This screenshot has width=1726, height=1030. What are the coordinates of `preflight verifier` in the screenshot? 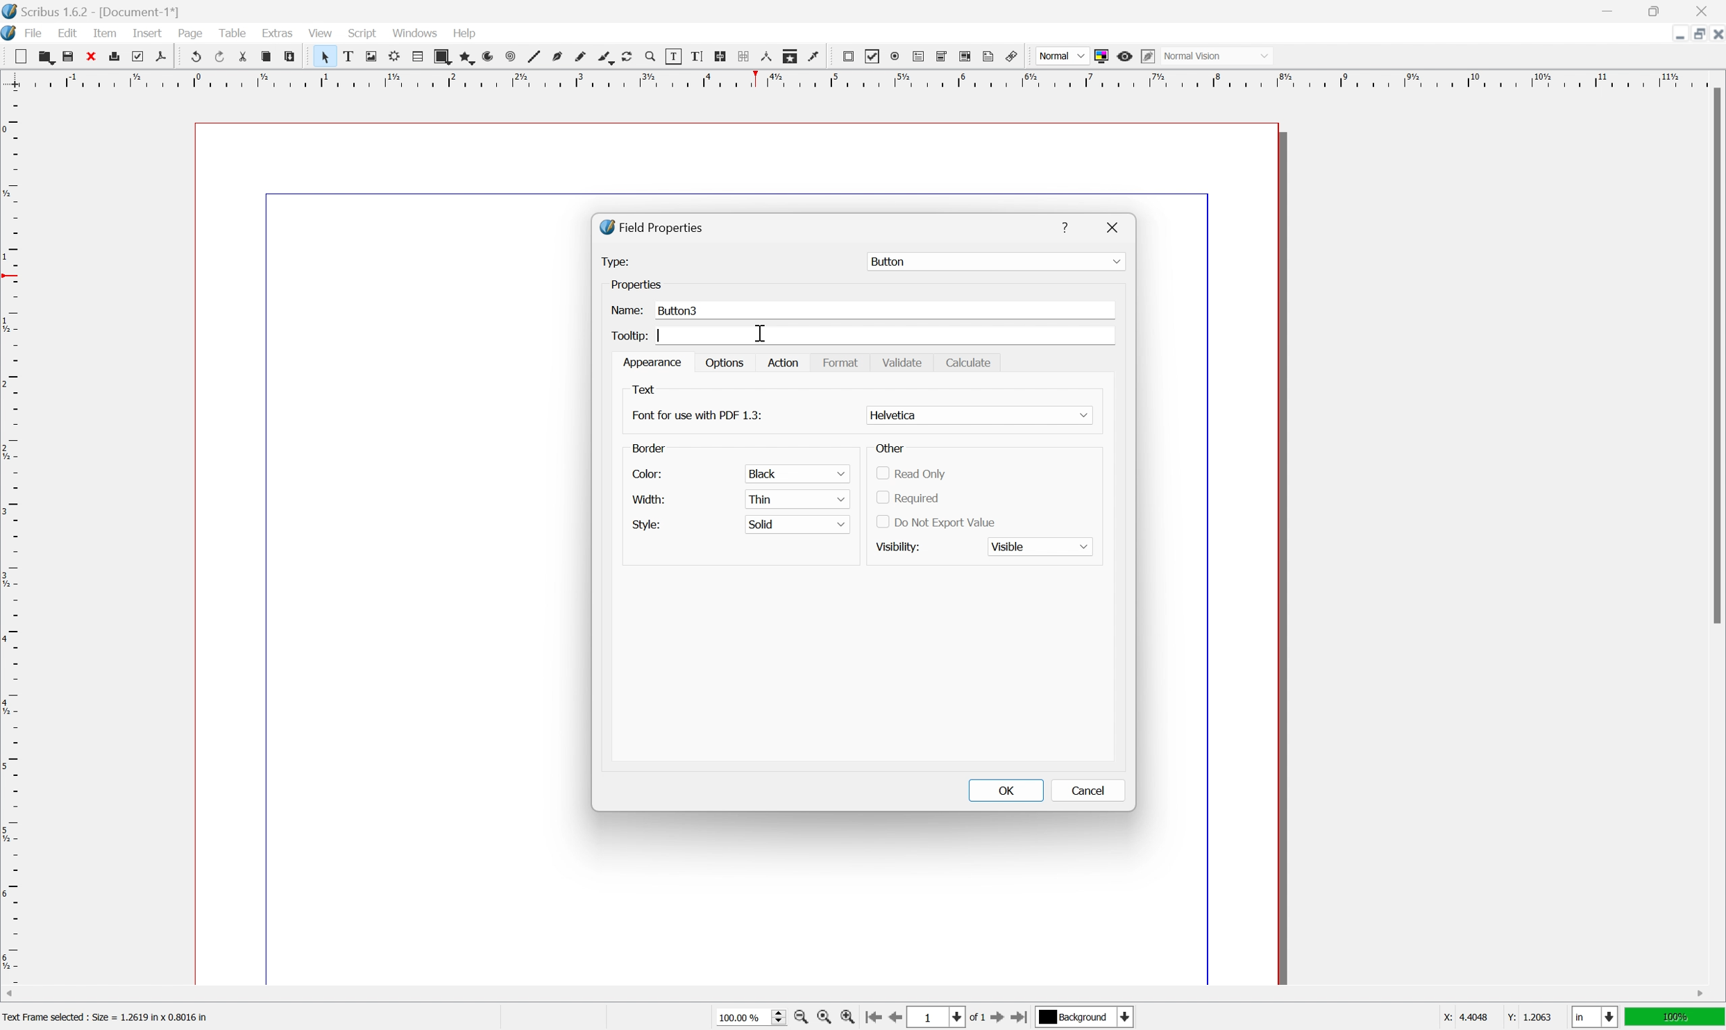 It's located at (137, 56).